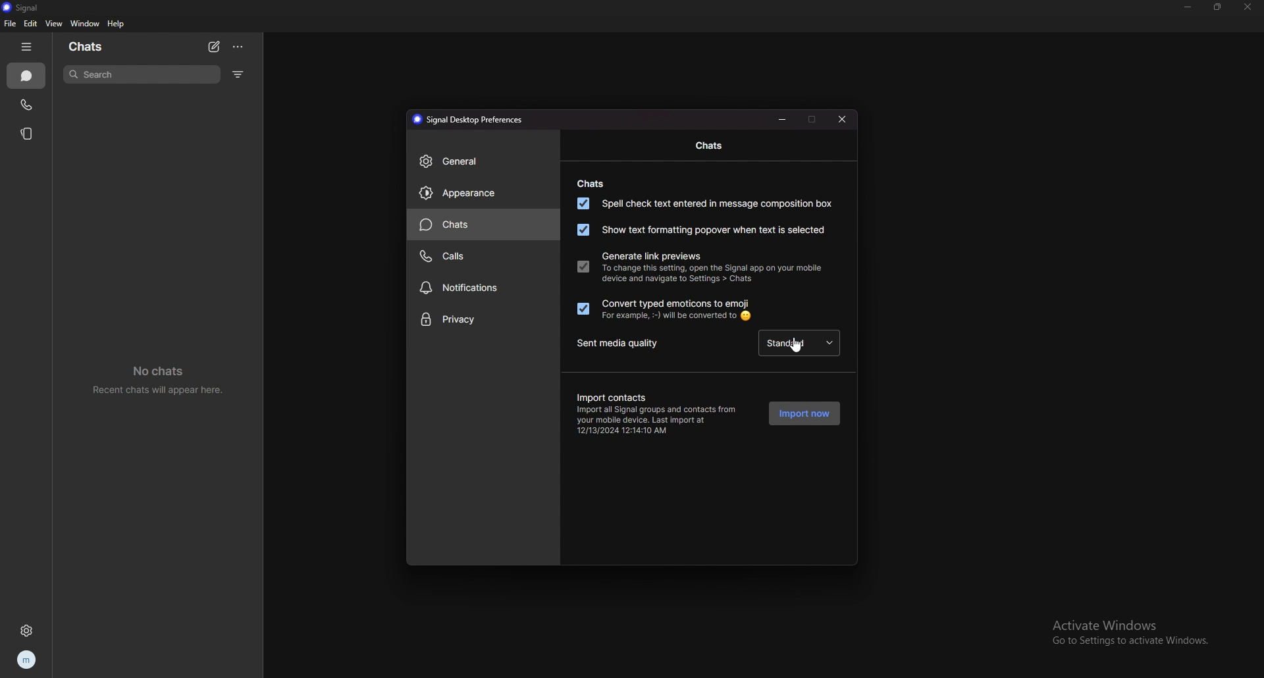 The height and width of the screenshot is (678, 1264). What do you see at coordinates (483, 289) in the screenshot?
I see `notifications` at bounding box center [483, 289].